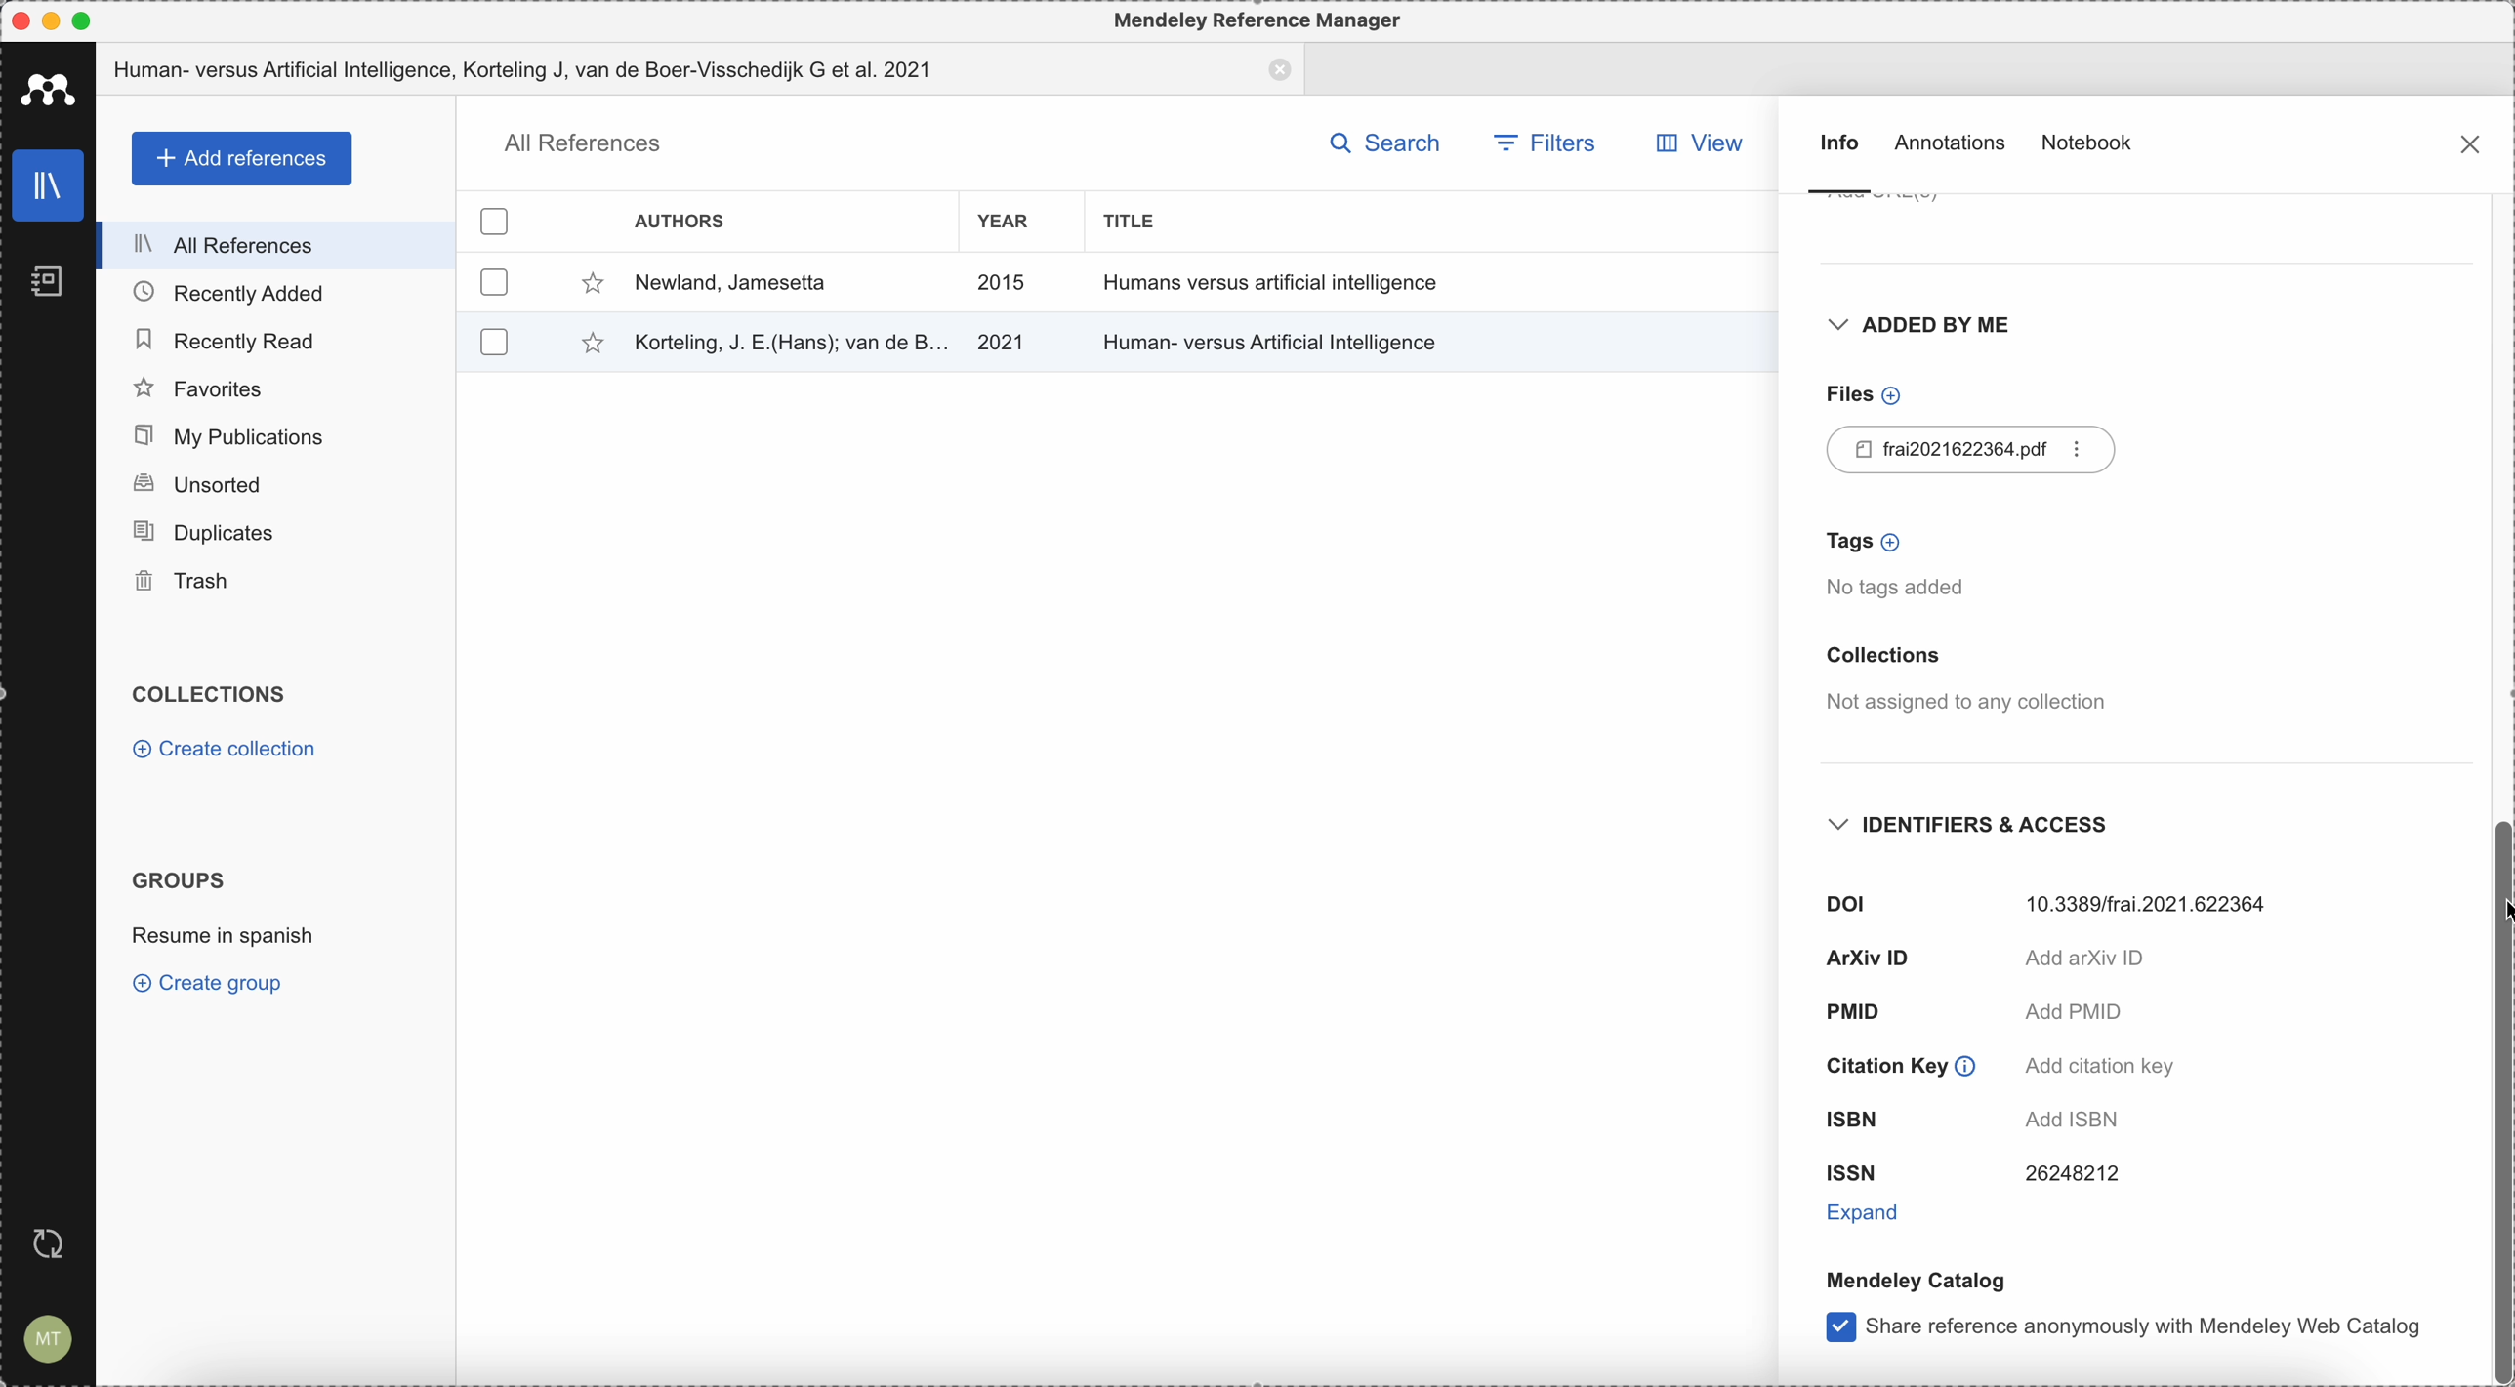 This screenshot has width=2515, height=1387. Describe the element at coordinates (42, 275) in the screenshot. I see `notebooks` at that location.